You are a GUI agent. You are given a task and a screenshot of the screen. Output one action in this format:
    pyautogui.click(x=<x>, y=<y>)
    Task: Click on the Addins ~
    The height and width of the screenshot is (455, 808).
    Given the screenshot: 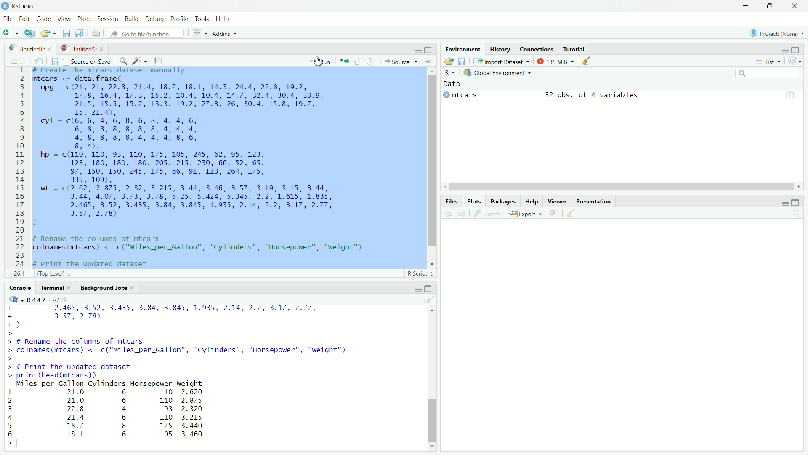 What is the action you would take?
    pyautogui.click(x=224, y=35)
    